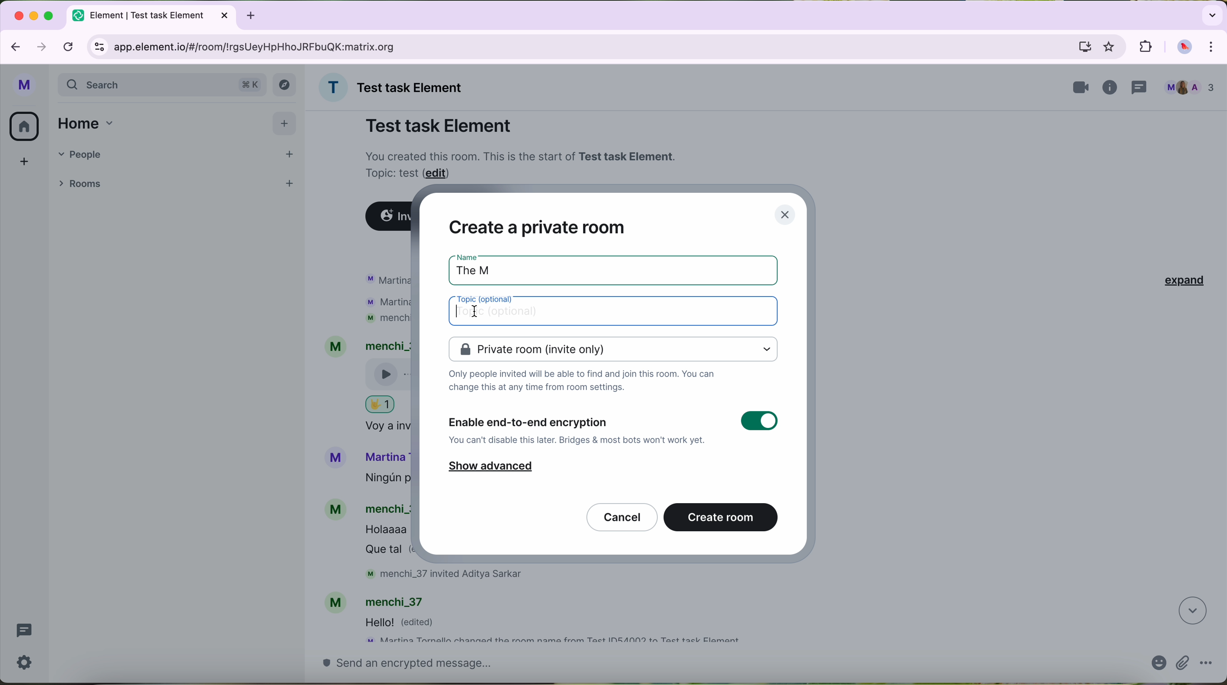  What do you see at coordinates (1112, 88) in the screenshot?
I see `information` at bounding box center [1112, 88].